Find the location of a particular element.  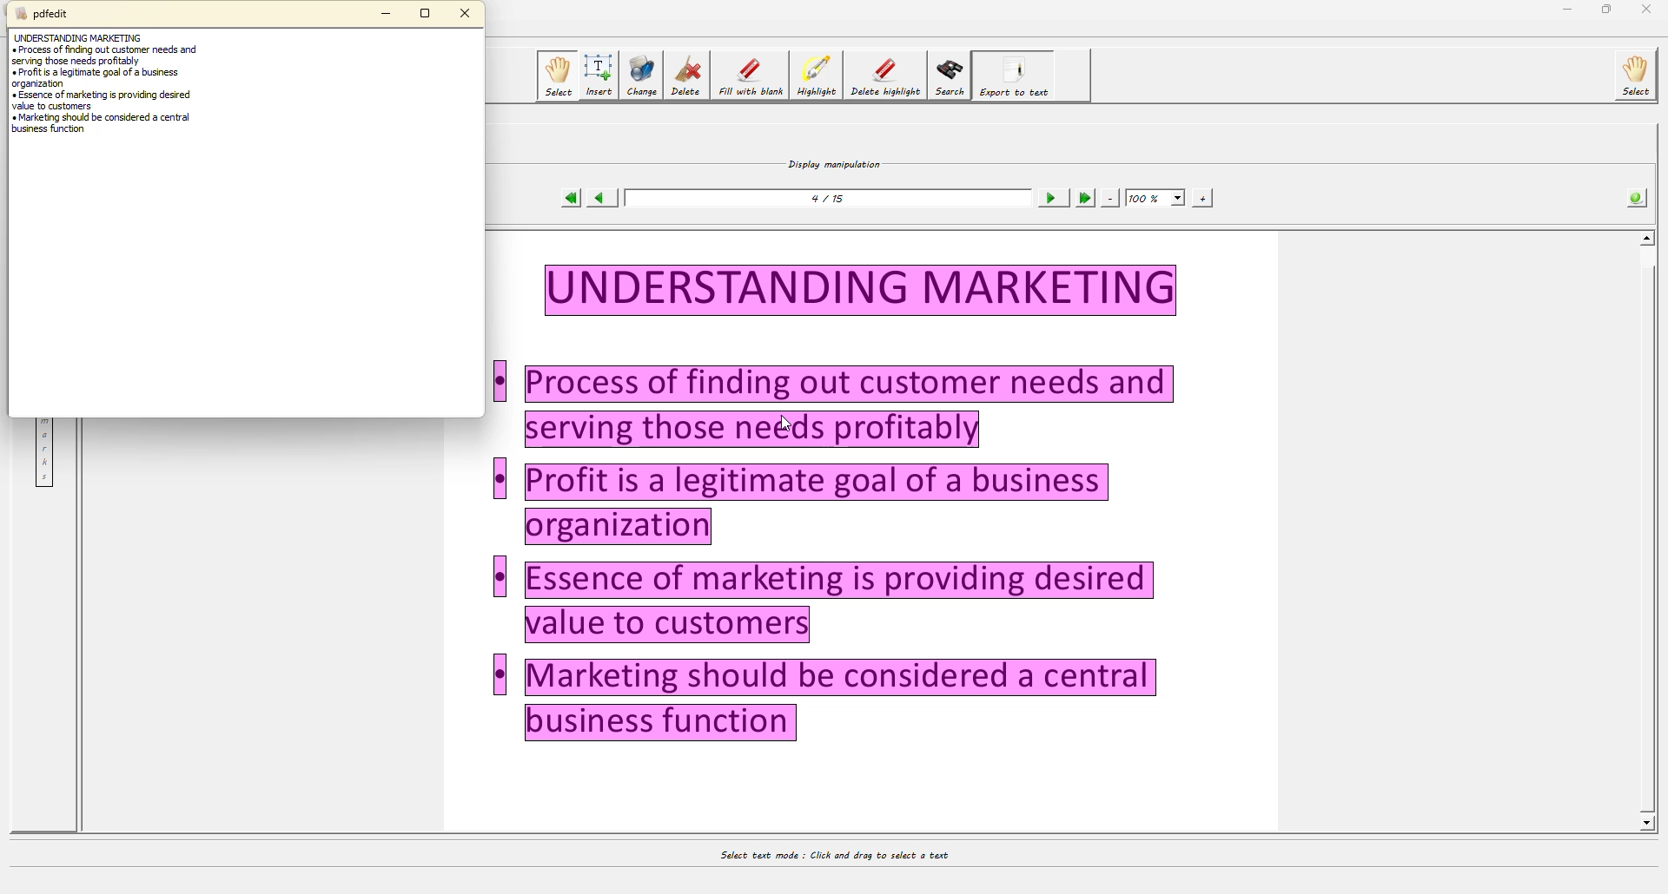

export to text is located at coordinates (1015, 76).